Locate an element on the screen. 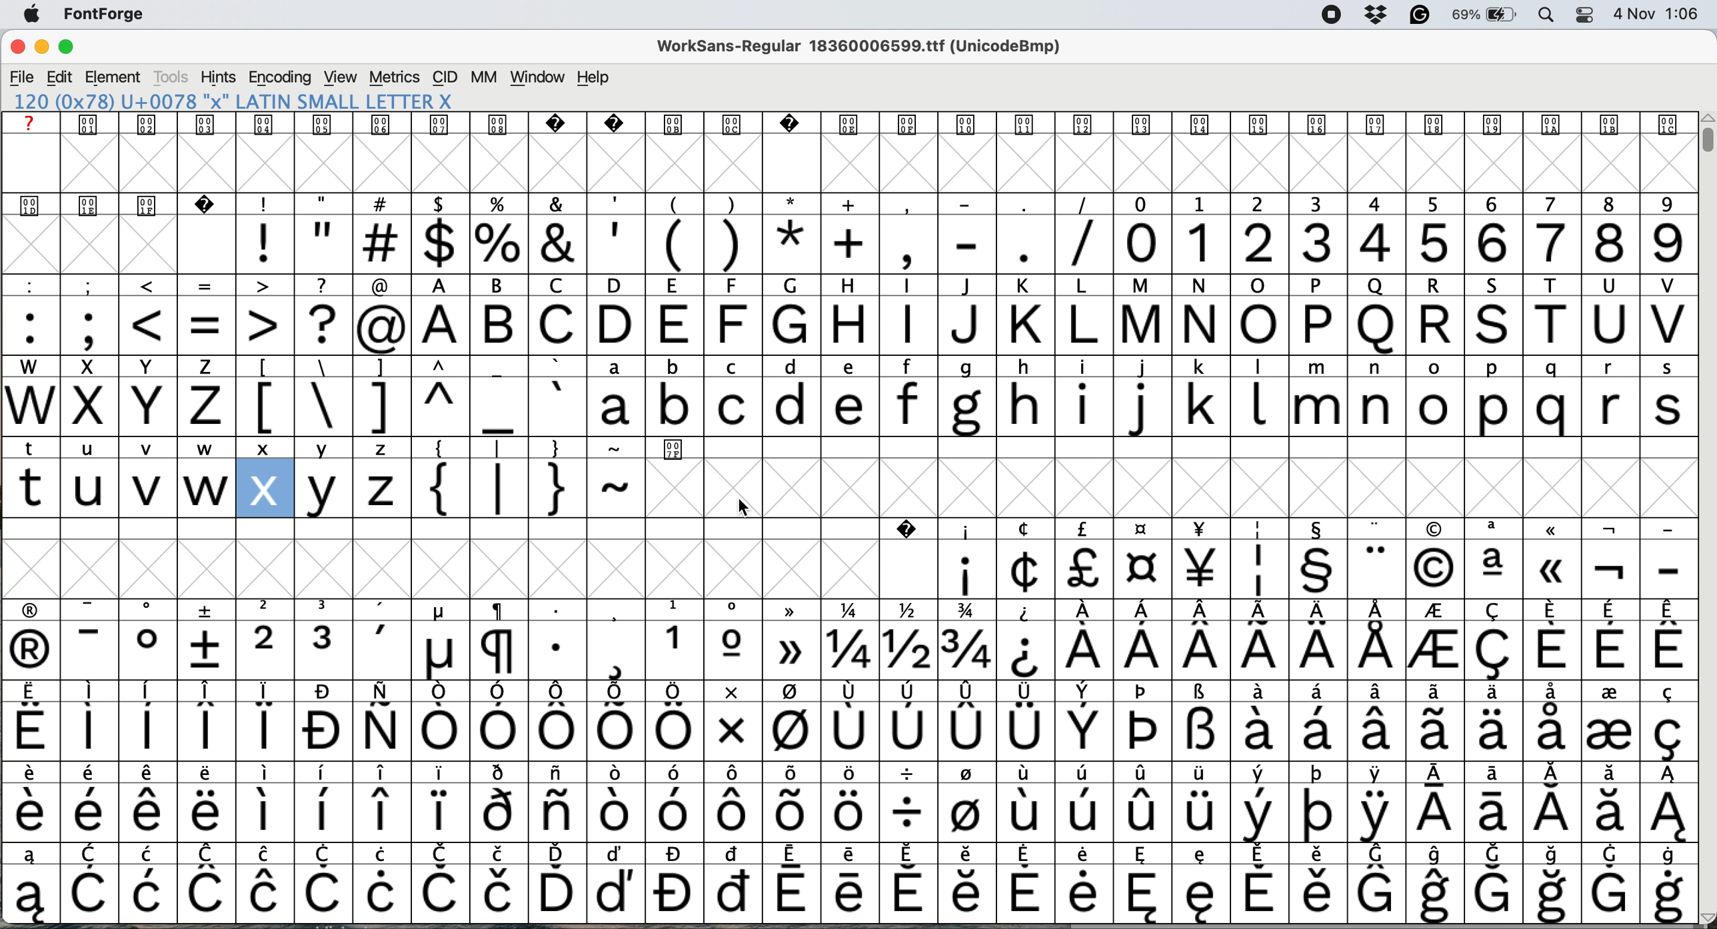 The image size is (1717, 929). 120 (0x78) U+0078 "x" LATIN SMALL LETTER X is located at coordinates (251, 101).